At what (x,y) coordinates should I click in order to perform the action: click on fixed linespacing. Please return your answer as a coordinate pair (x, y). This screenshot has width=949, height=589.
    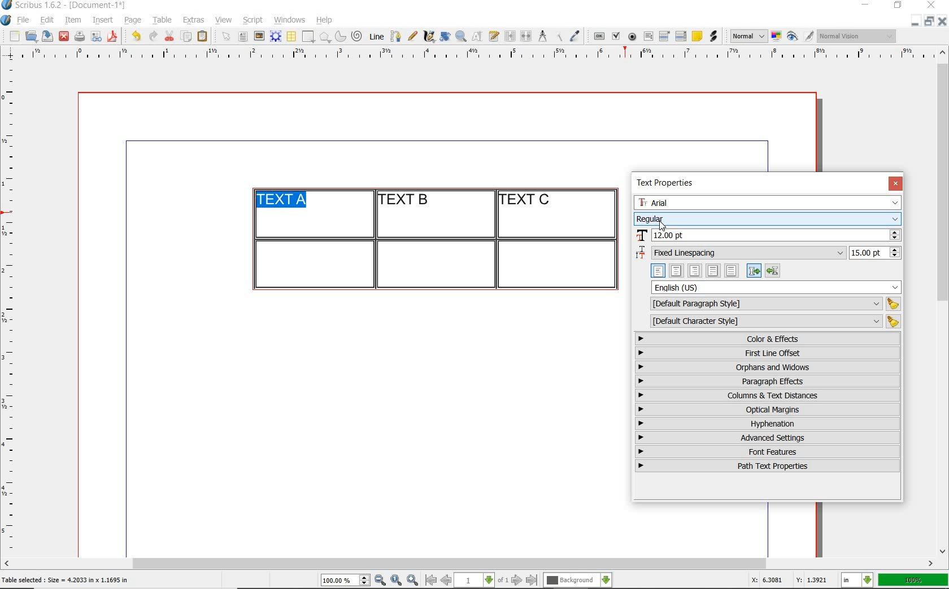
    Looking at the image, I should click on (768, 253).